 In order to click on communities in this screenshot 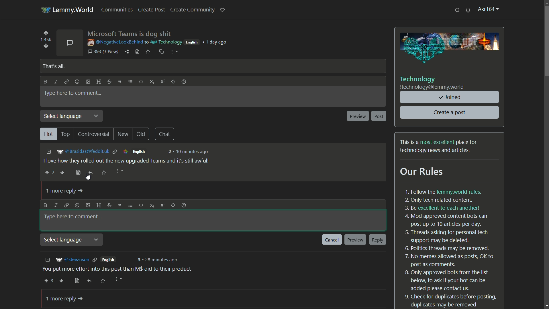, I will do `click(119, 10)`.